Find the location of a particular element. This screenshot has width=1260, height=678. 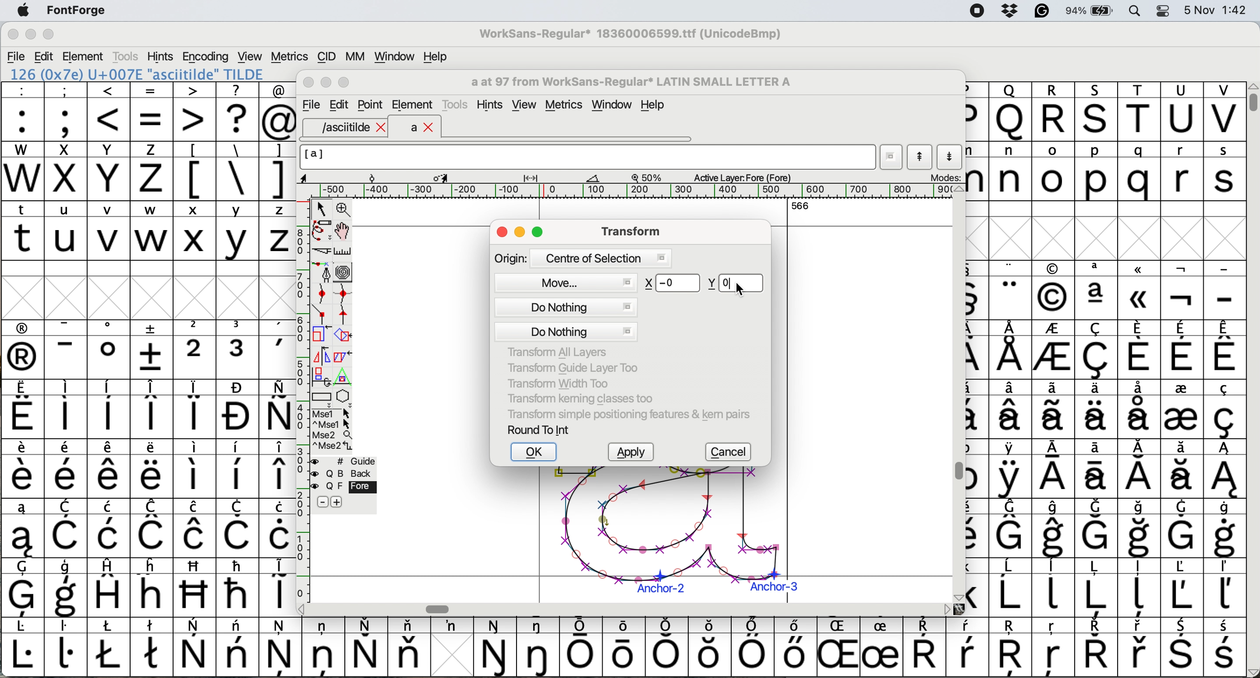

Point is located at coordinates (371, 106).